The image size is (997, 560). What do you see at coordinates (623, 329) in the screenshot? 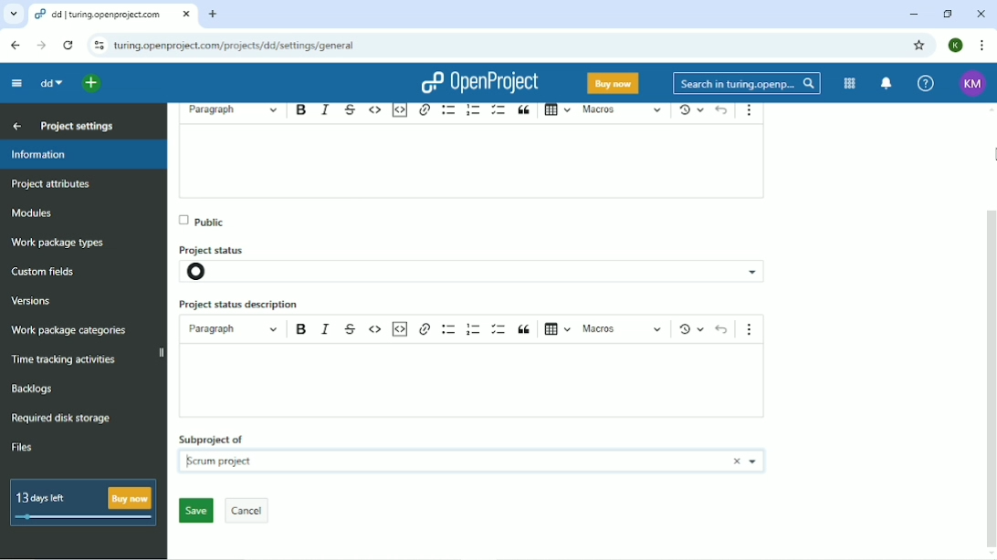
I see `Macros` at bounding box center [623, 329].